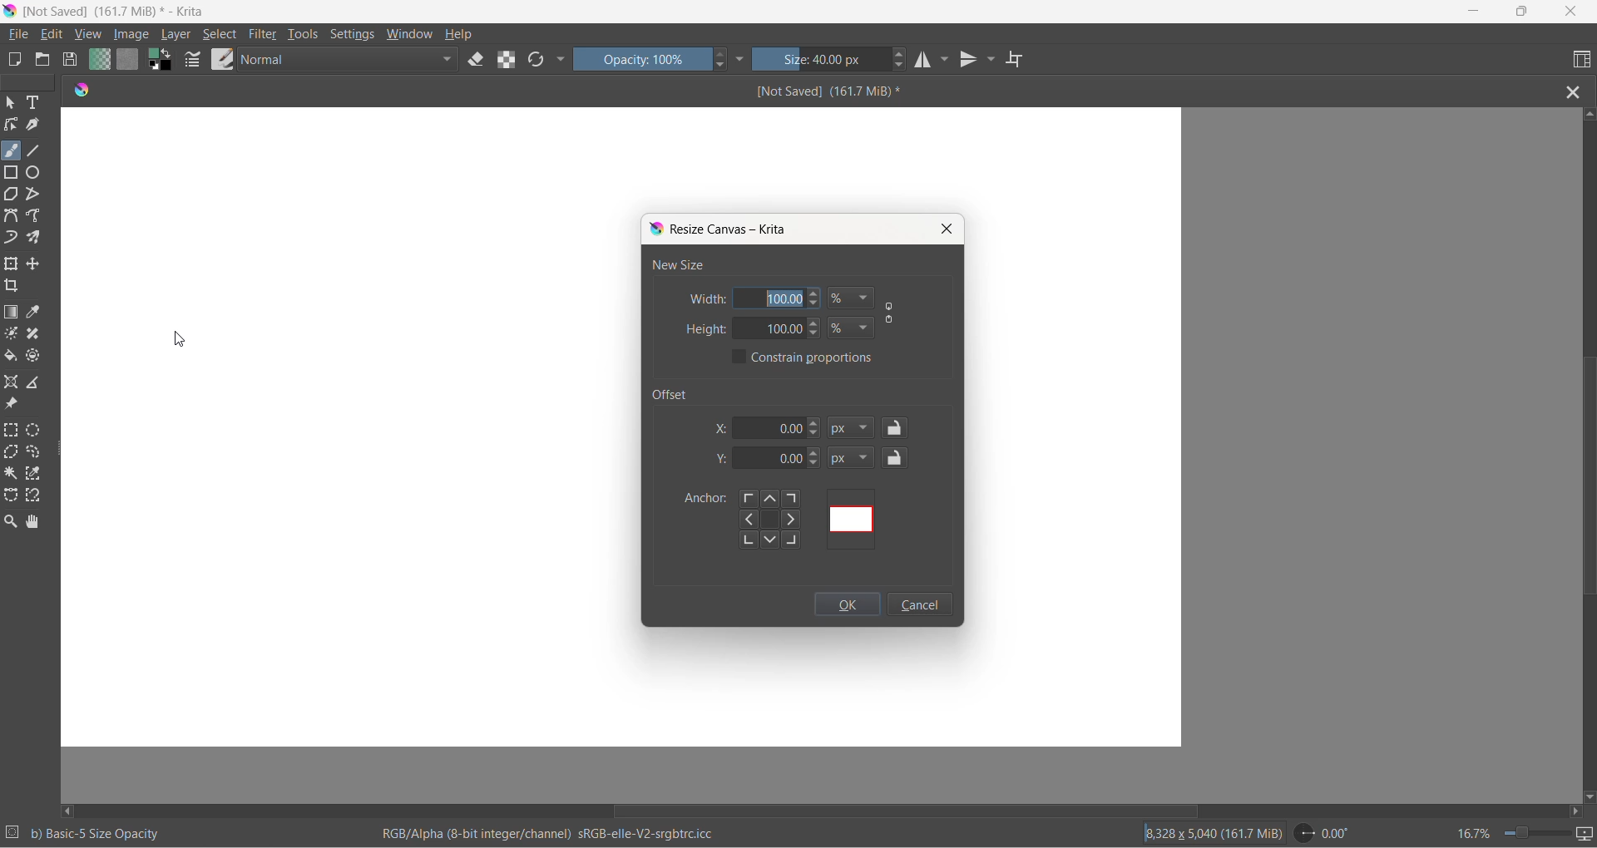 The image size is (1597, 848). I want to click on fill gradient , so click(97, 62).